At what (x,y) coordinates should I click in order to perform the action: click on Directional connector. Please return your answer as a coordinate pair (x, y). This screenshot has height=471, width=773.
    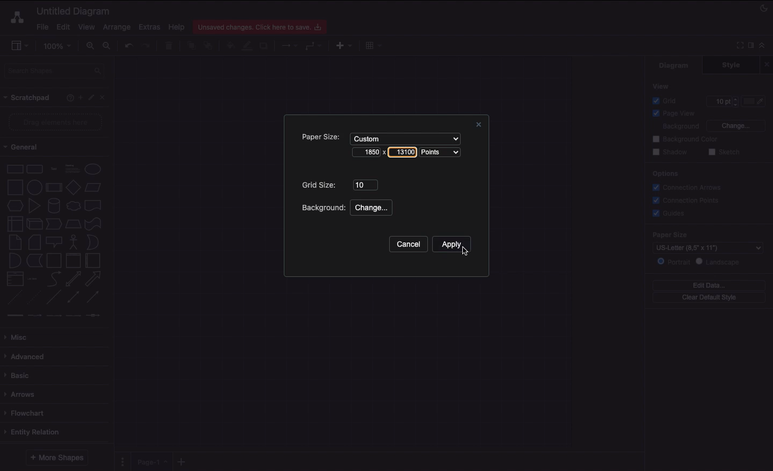
    Looking at the image, I should click on (95, 297).